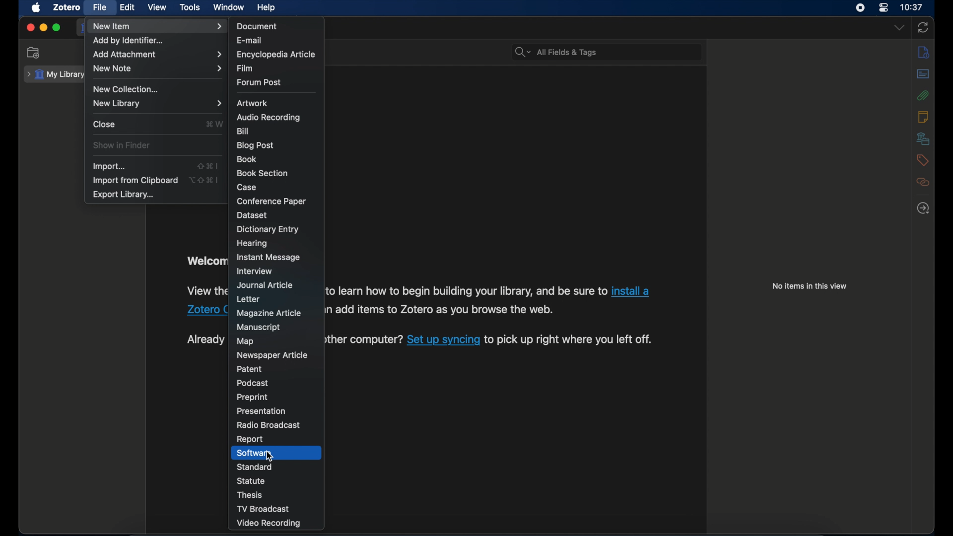 Image resolution: width=953 pixels, height=536 pixels. Describe the element at coordinates (443, 310) in the screenshot. I see `software information` at that location.